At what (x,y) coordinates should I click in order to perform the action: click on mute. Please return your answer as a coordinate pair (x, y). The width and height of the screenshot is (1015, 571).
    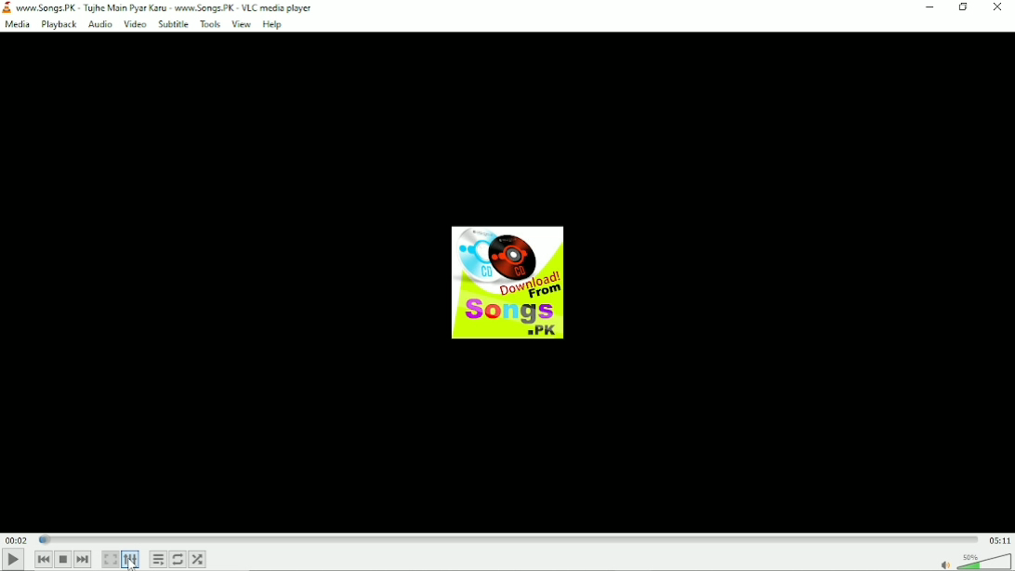
    Looking at the image, I should click on (945, 564).